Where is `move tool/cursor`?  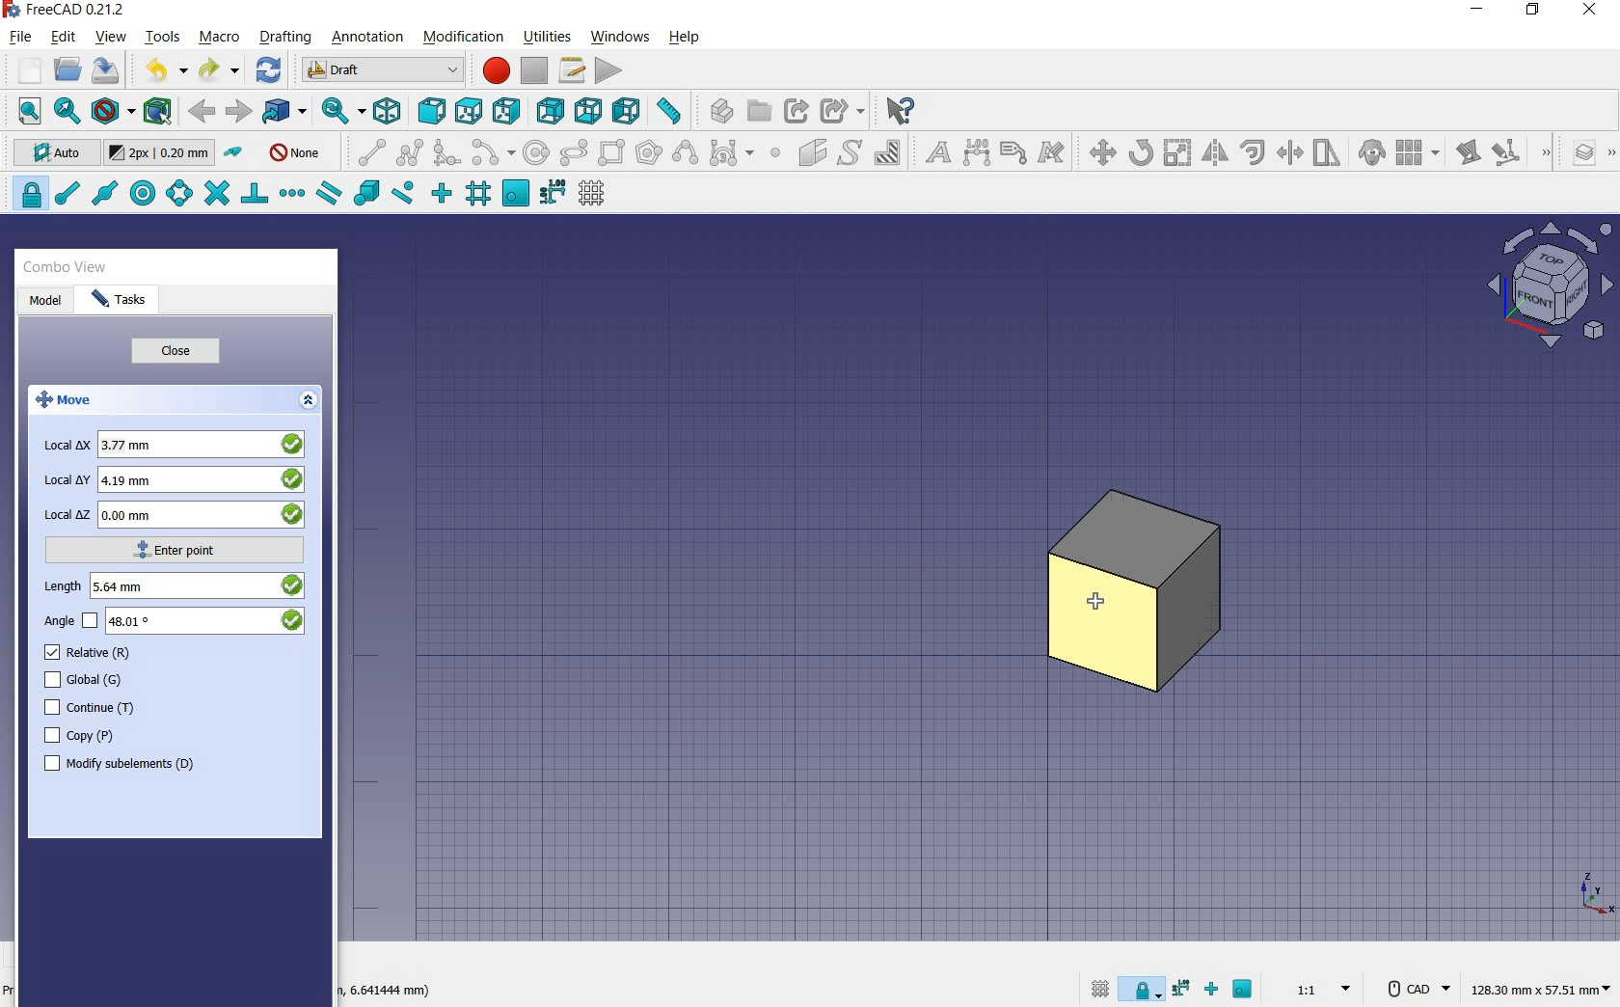 move tool/cursor is located at coordinates (1098, 605).